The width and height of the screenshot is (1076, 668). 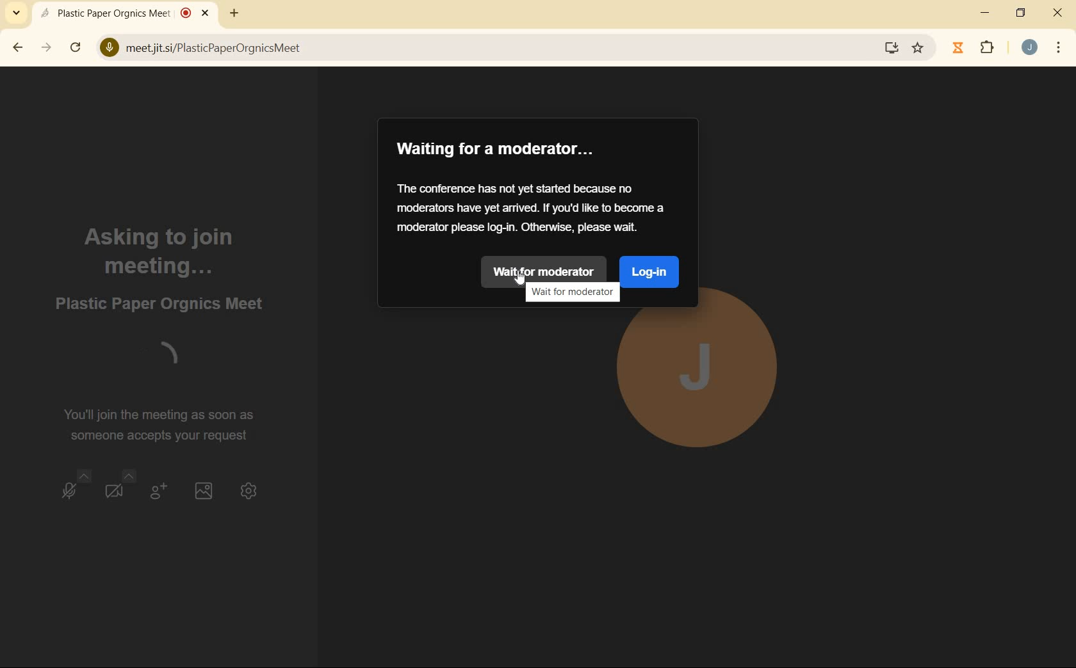 What do you see at coordinates (892, 50) in the screenshot?
I see `install` at bounding box center [892, 50].